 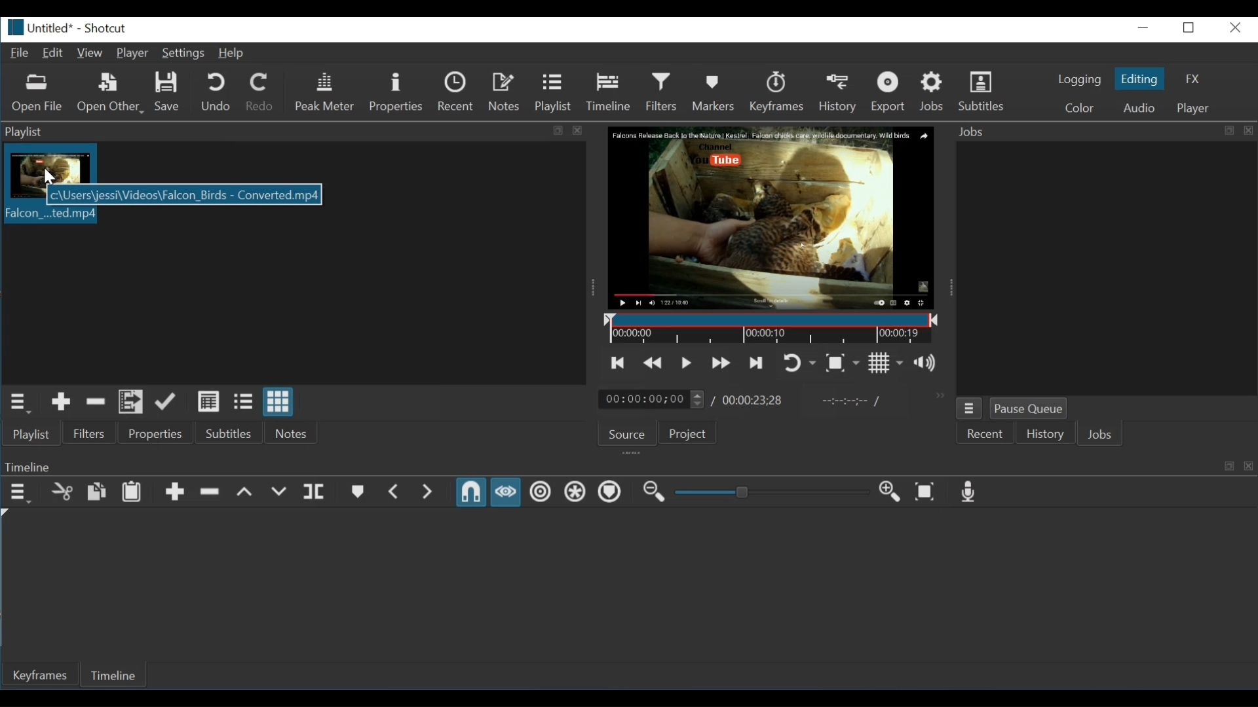 I want to click on Cut, so click(x=62, y=492).